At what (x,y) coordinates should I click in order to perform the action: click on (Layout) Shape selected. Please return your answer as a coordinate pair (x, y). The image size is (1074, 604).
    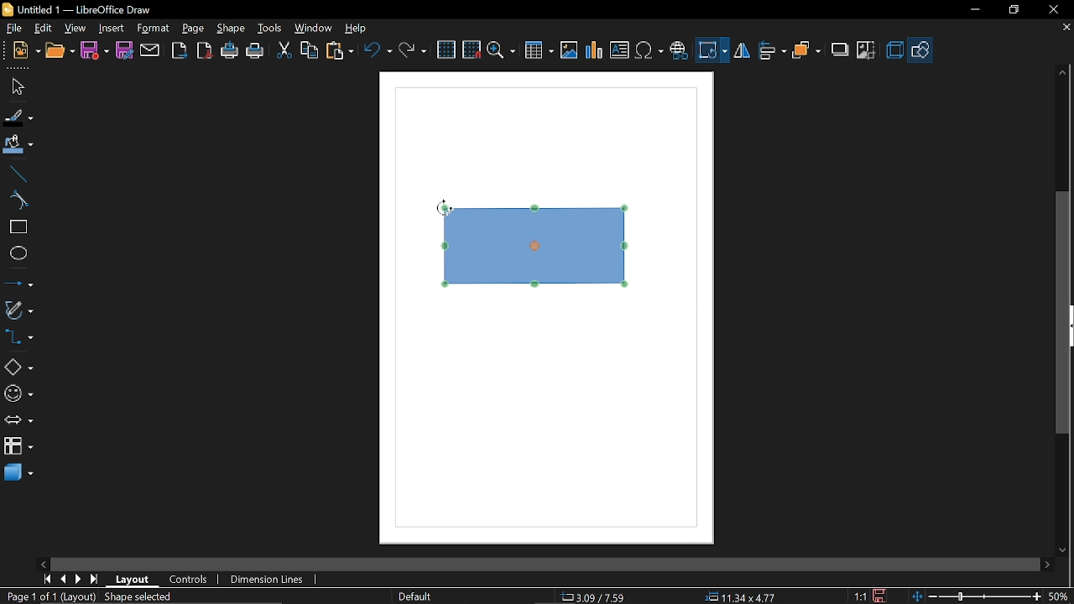
    Looking at the image, I should click on (122, 596).